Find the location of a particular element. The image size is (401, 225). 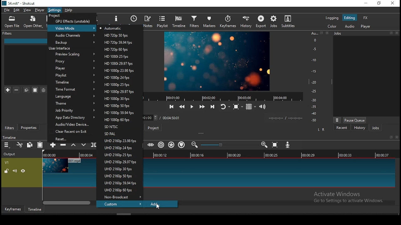

history is located at coordinates (245, 22).